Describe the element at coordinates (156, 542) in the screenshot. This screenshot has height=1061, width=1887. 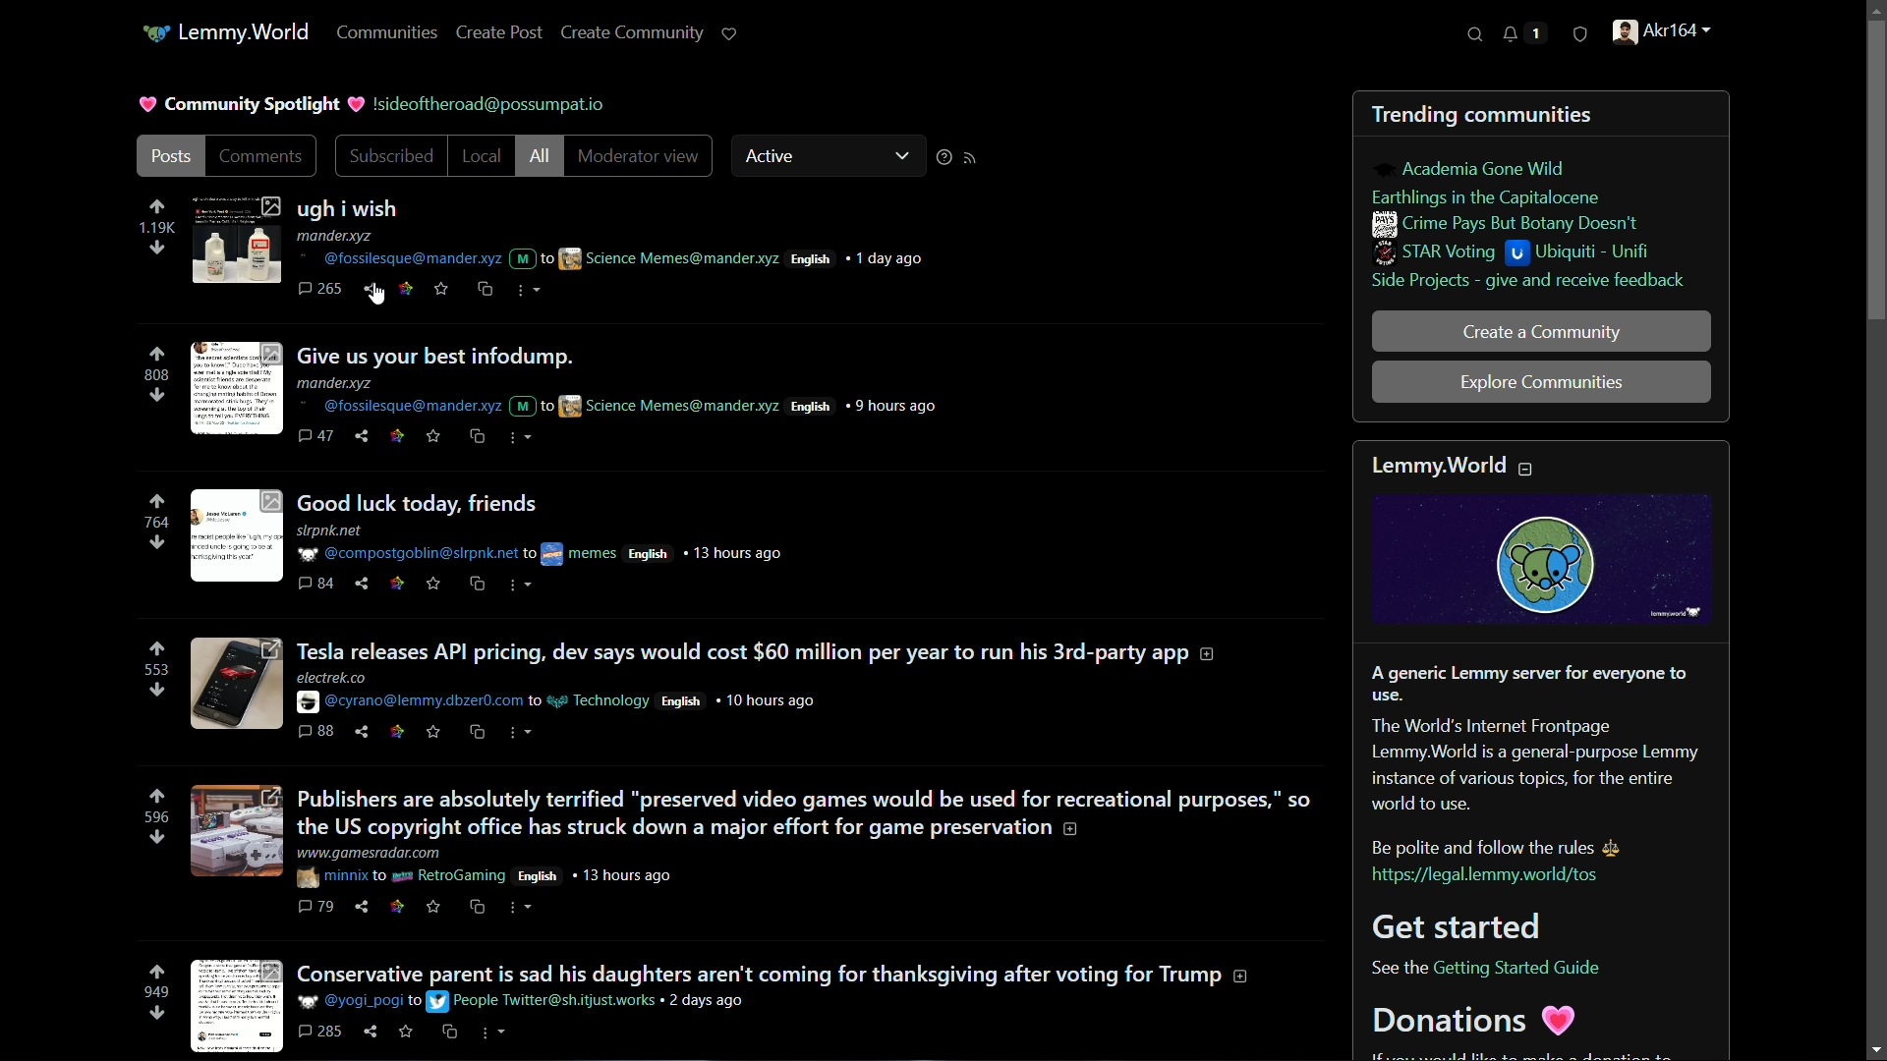
I see `downvote` at that location.